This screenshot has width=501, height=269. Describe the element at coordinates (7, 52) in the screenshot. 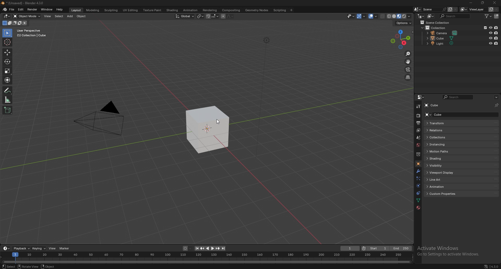

I see `move` at that location.